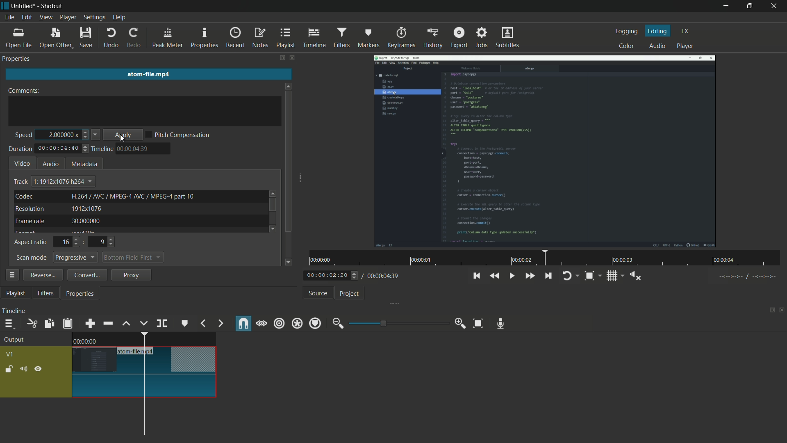 Image resolution: width=787 pixels, height=443 pixels. I want to click on settings menu, so click(95, 18).